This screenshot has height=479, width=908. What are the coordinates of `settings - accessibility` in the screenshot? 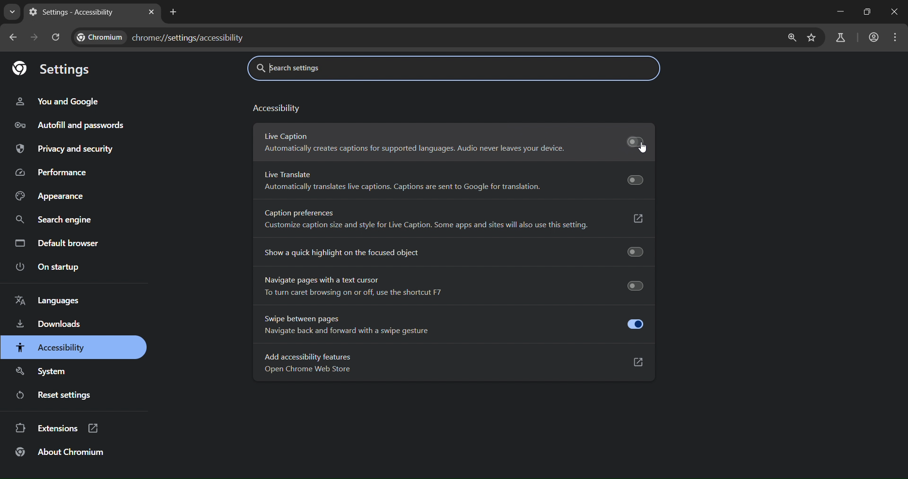 It's located at (79, 11).